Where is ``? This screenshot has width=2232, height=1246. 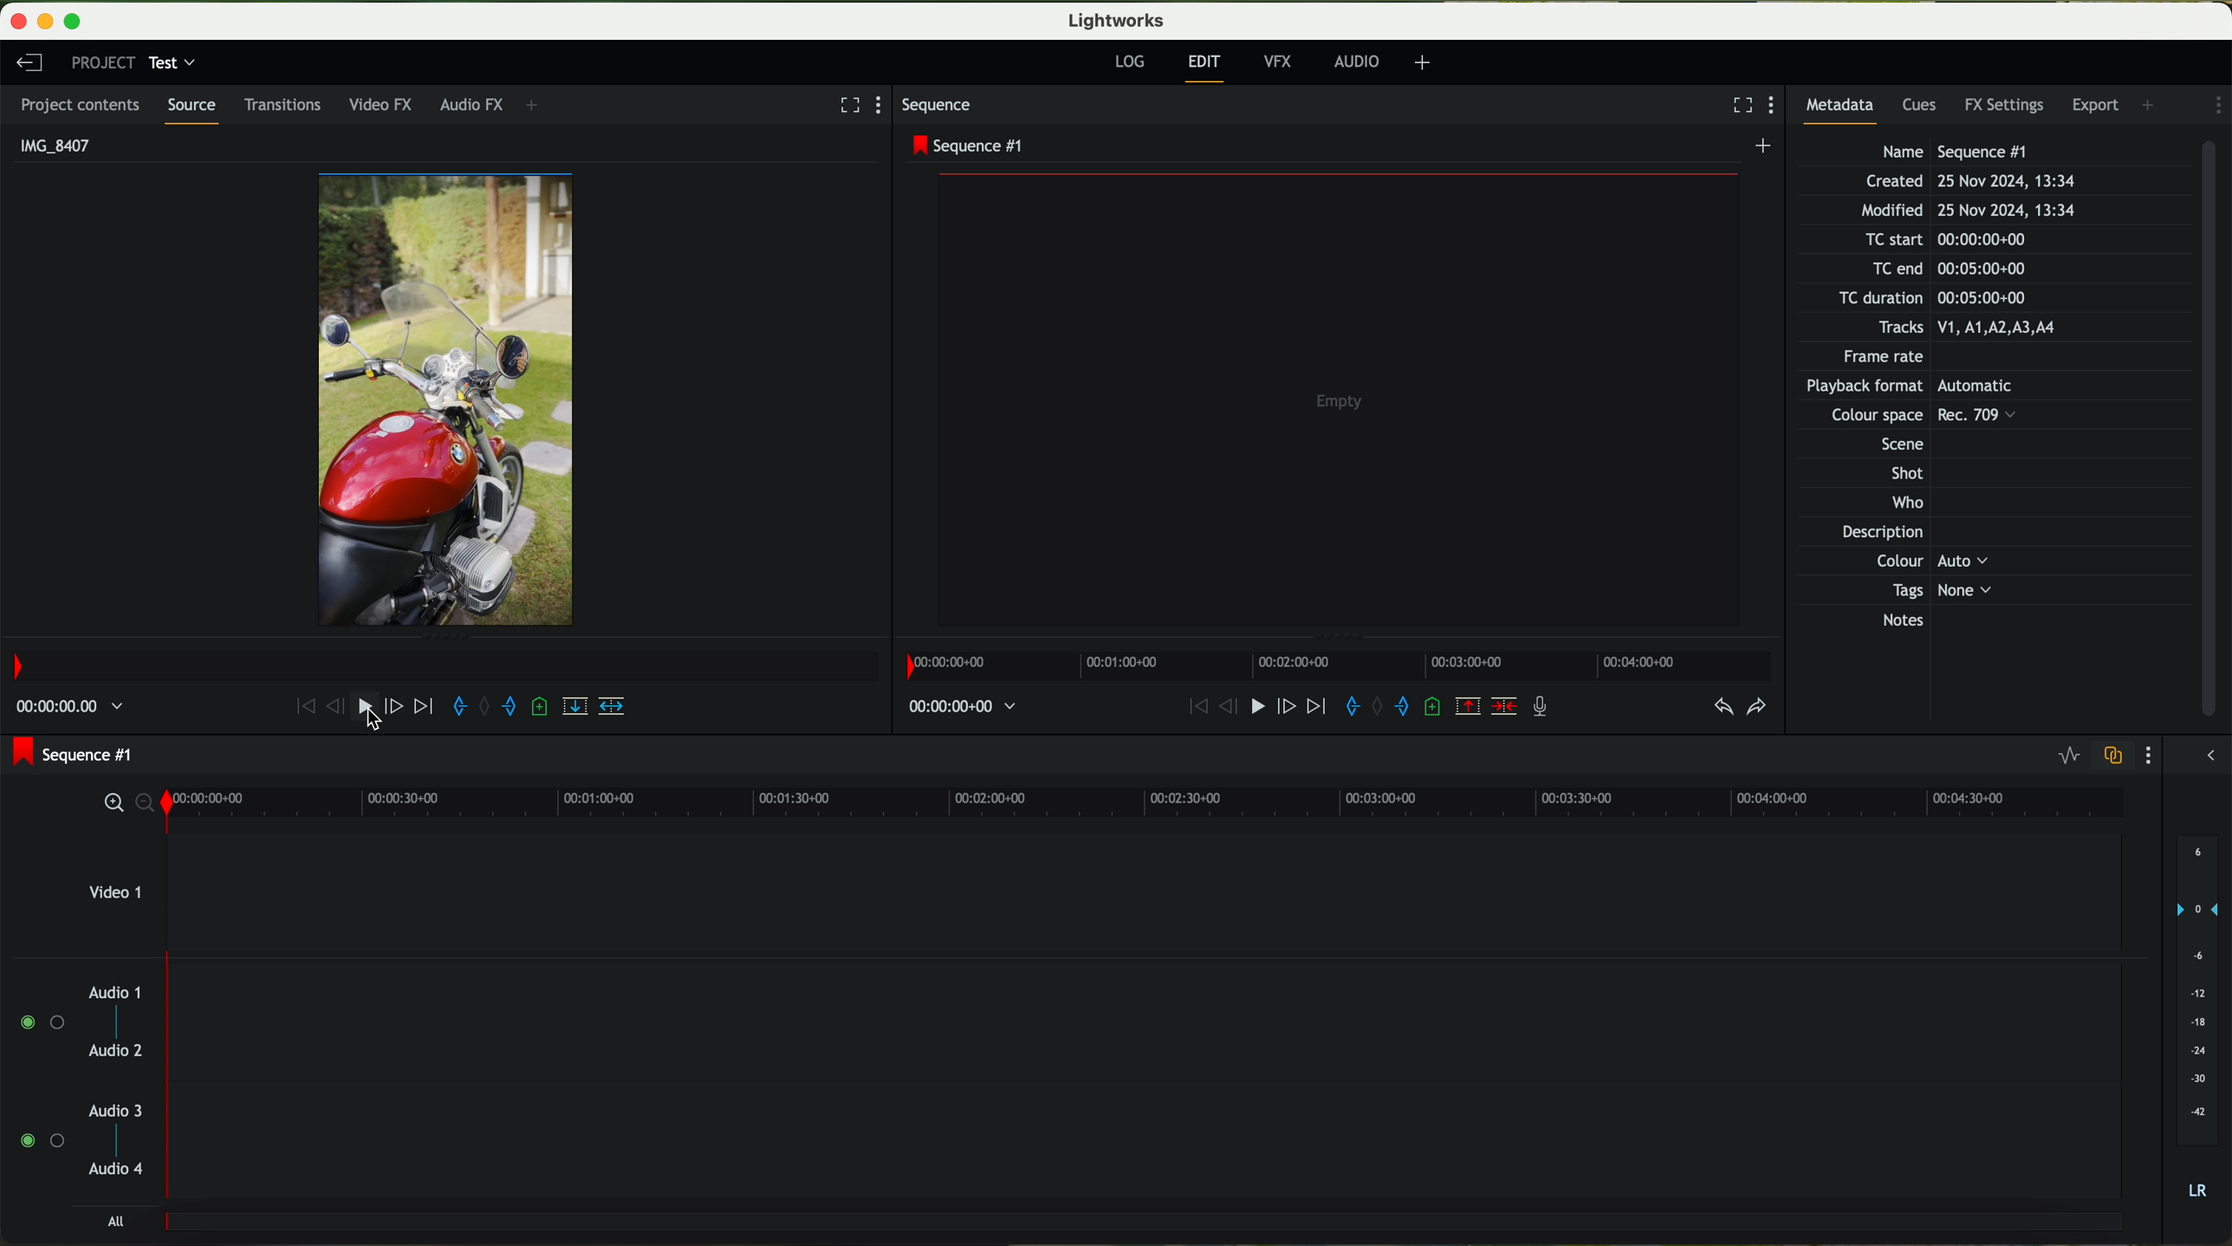
 is located at coordinates (1904, 418).